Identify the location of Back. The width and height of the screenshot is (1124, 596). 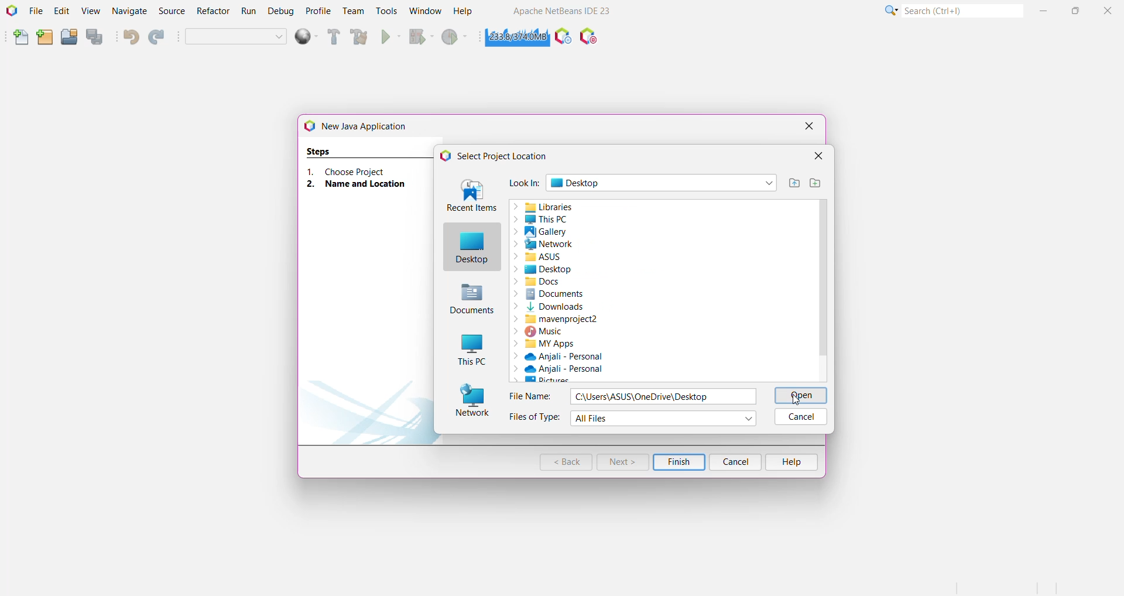
(566, 463).